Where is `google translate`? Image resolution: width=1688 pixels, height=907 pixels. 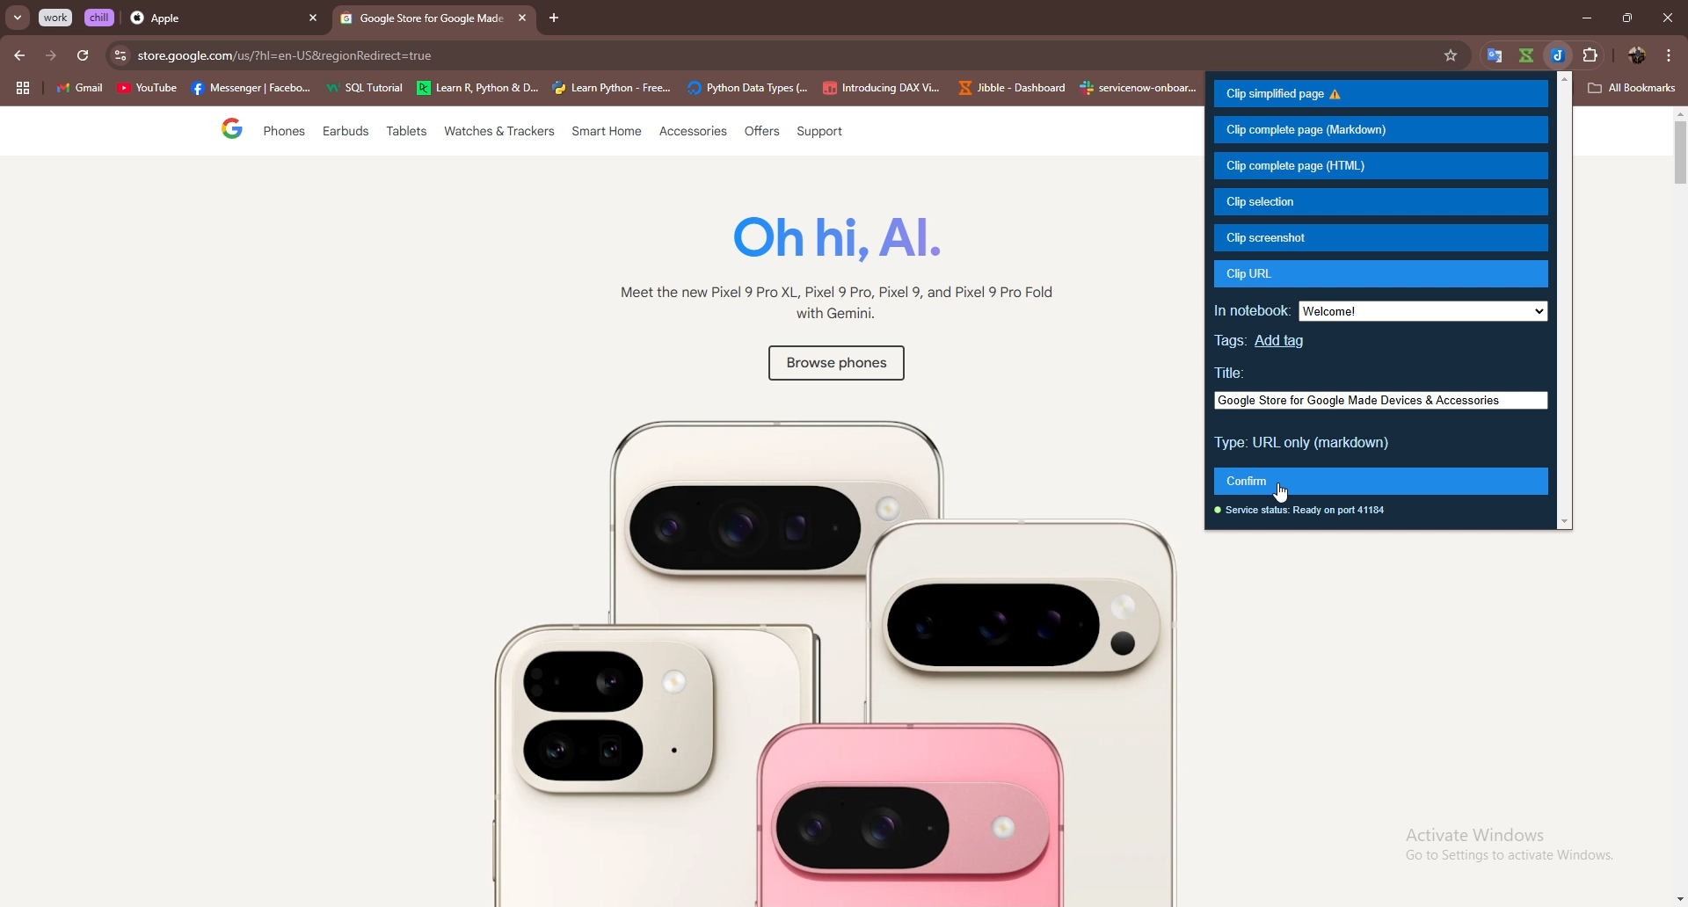 google translate is located at coordinates (1491, 56).